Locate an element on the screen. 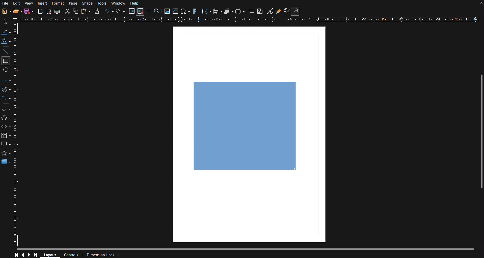 The height and width of the screenshot is (258, 484). Next is located at coordinates (29, 255).